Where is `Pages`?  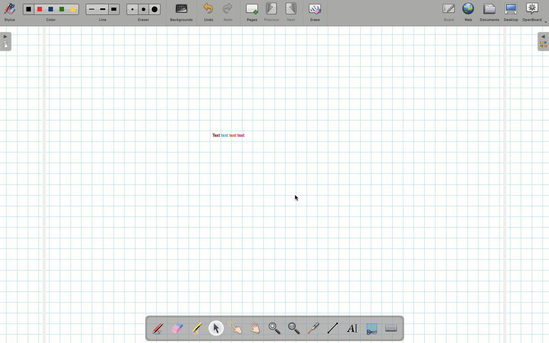
Pages is located at coordinates (252, 13).